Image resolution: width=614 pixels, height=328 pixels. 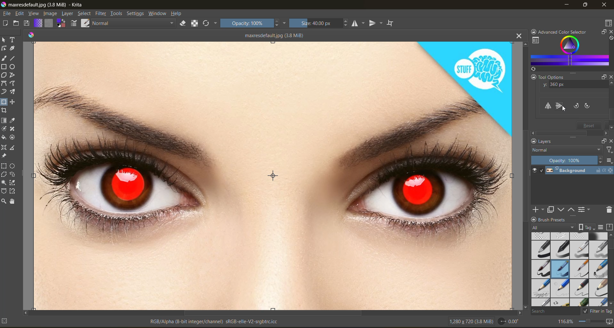 What do you see at coordinates (14, 183) in the screenshot?
I see `tool` at bounding box center [14, 183].